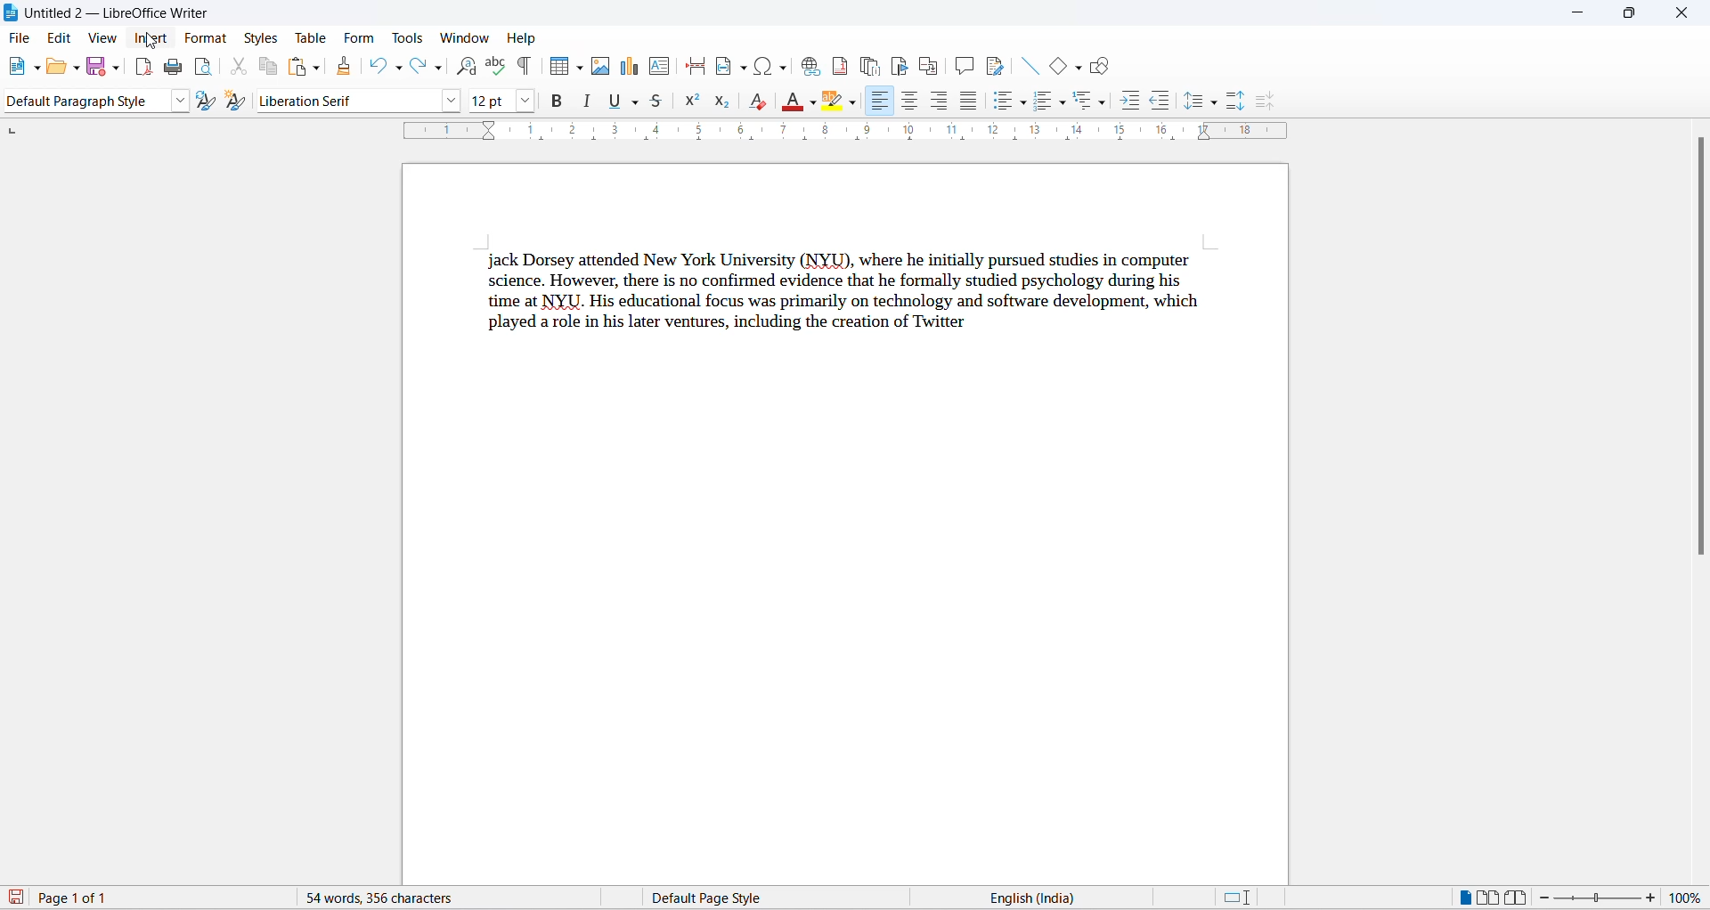 The image size is (1710, 910). I want to click on zoom slider, so click(1600, 898).